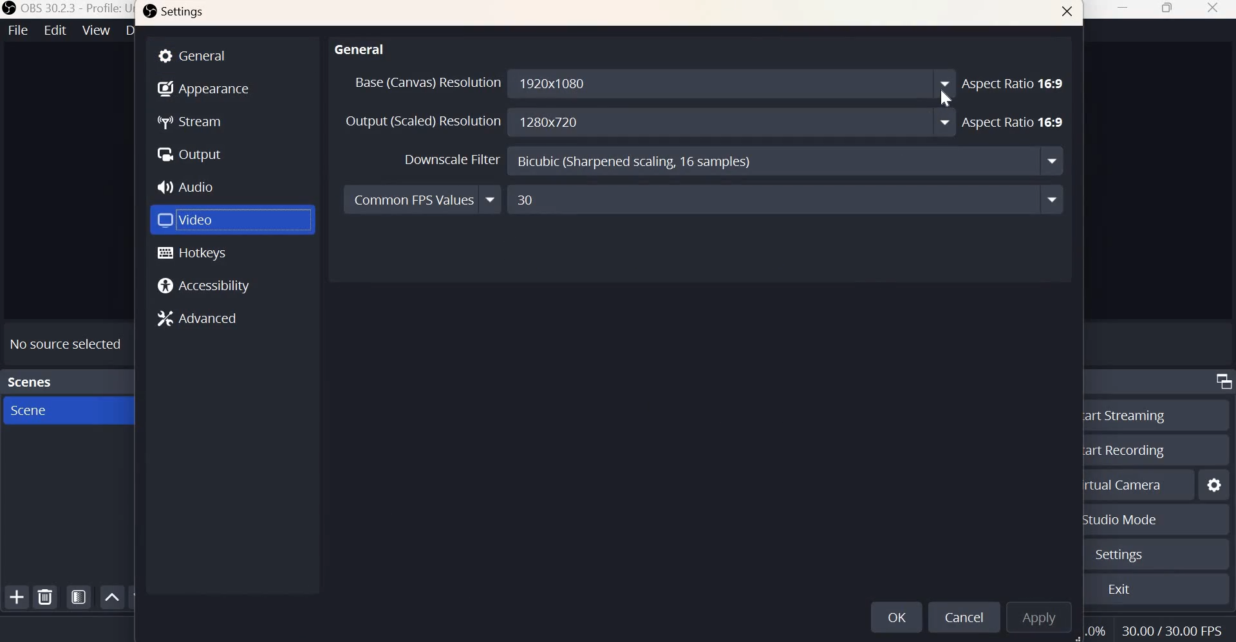 Image resolution: width=1236 pixels, height=642 pixels. I want to click on Apply, so click(1039, 616).